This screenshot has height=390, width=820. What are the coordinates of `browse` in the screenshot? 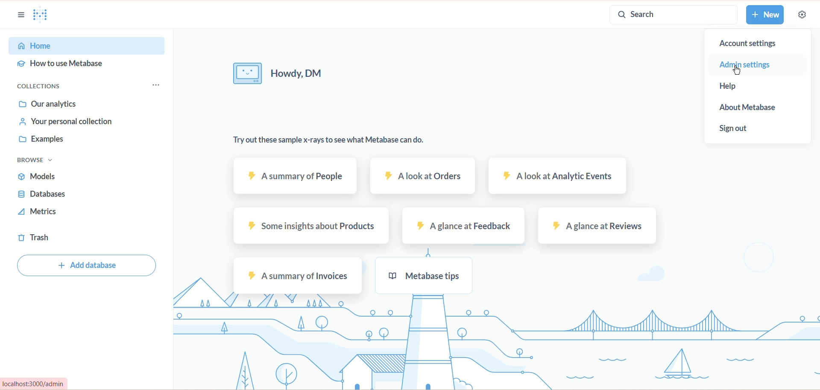 It's located at (36, 160).